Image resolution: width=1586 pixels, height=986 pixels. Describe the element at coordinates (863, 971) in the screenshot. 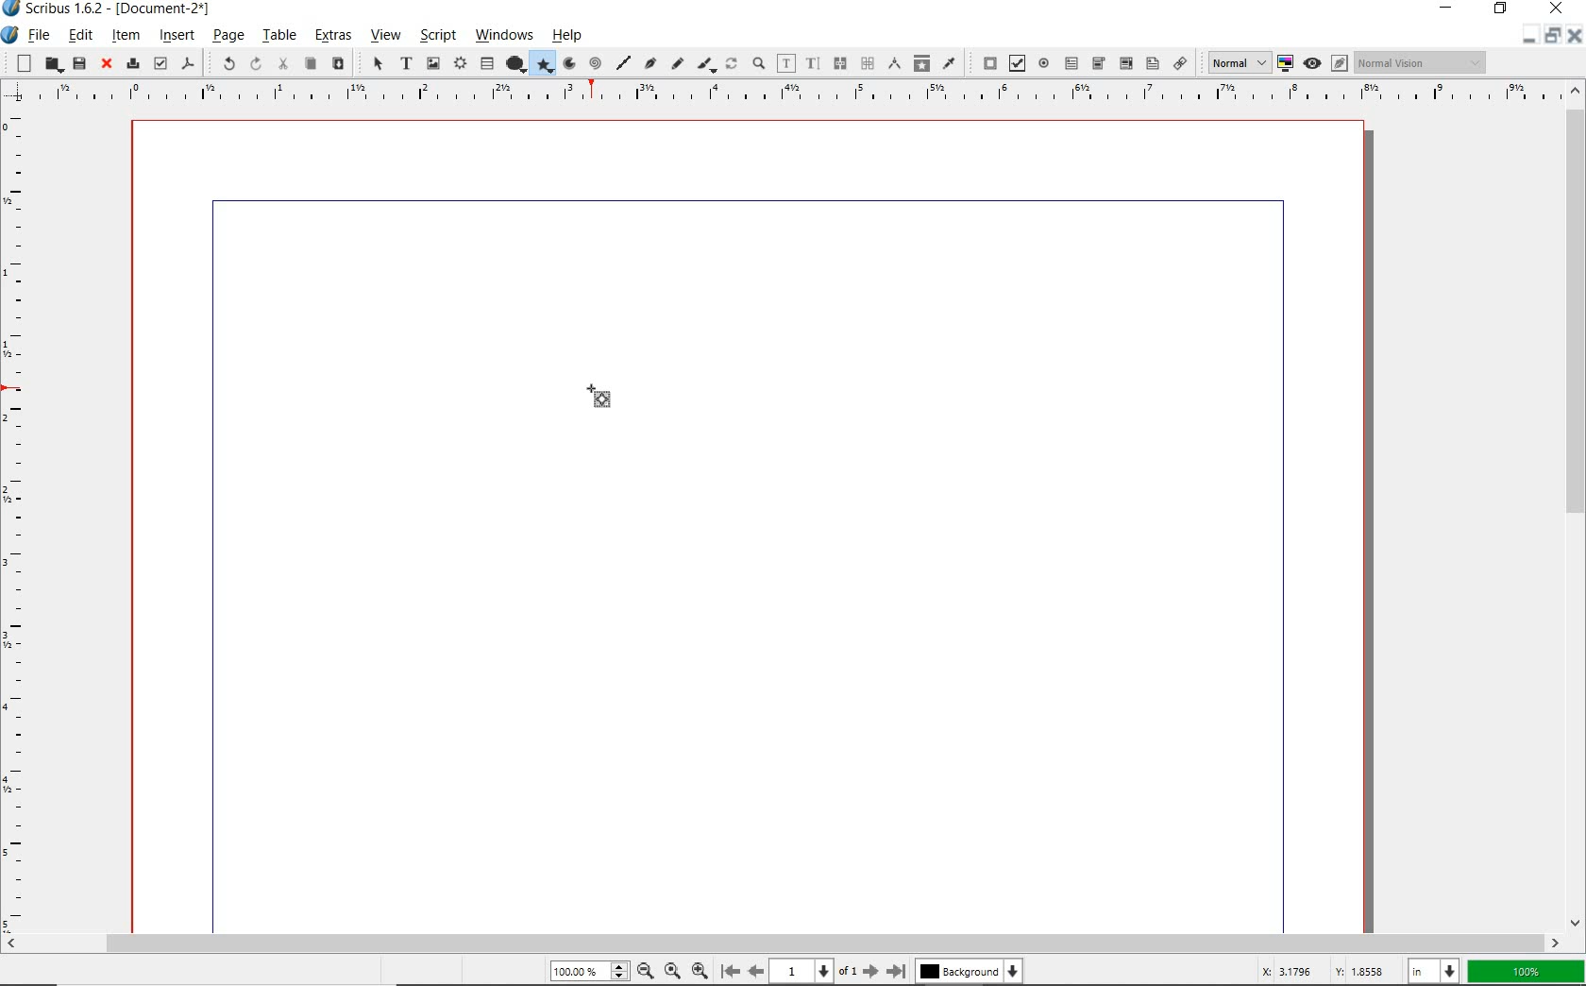

I see `Move to next page` at that location.